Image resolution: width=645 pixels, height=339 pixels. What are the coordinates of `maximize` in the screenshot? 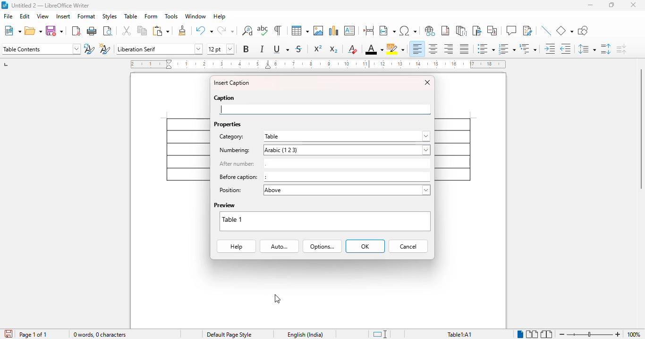 It's located at (611, 5).